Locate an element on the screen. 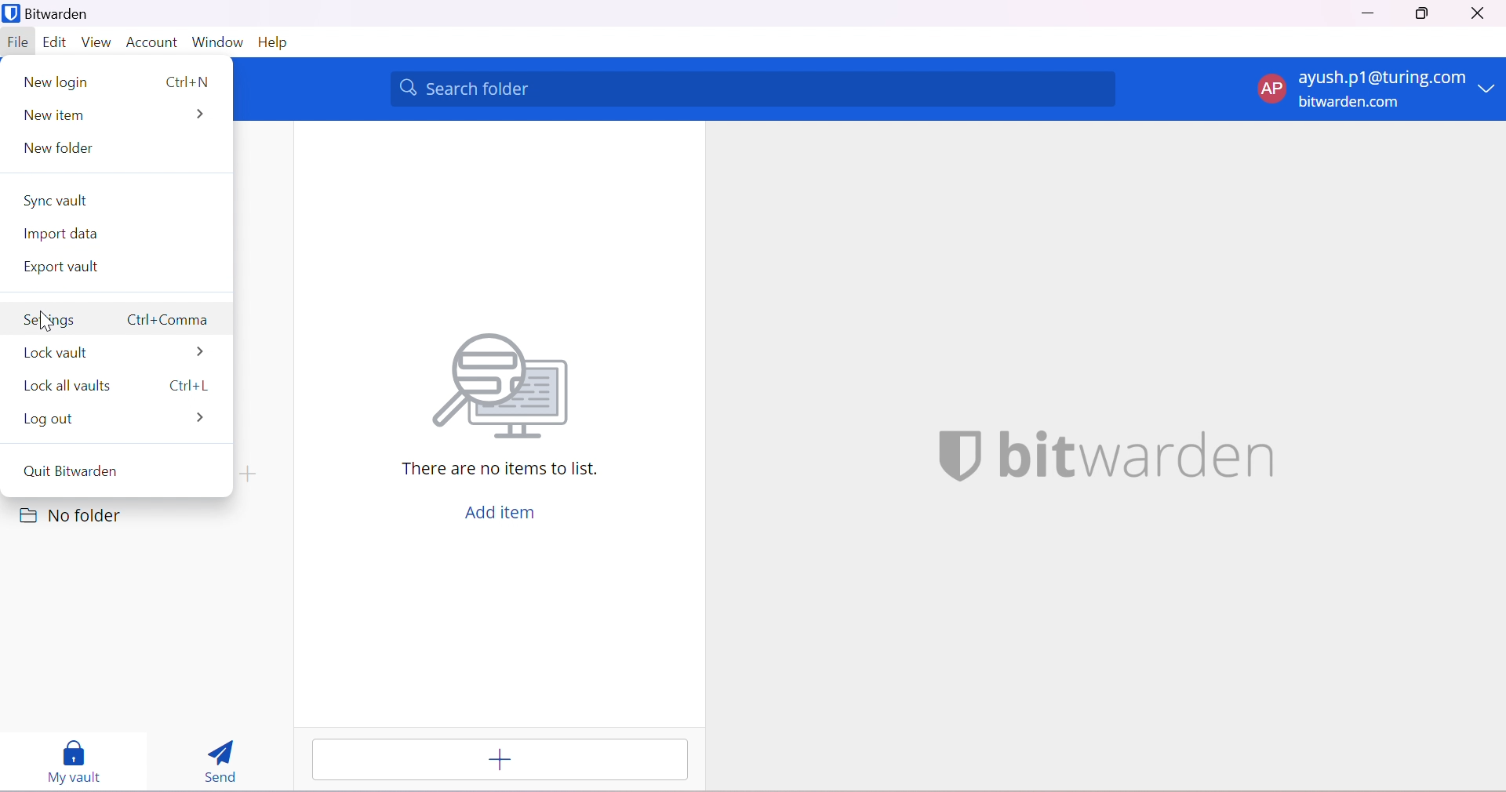  More is located at coordinates (198, 113).